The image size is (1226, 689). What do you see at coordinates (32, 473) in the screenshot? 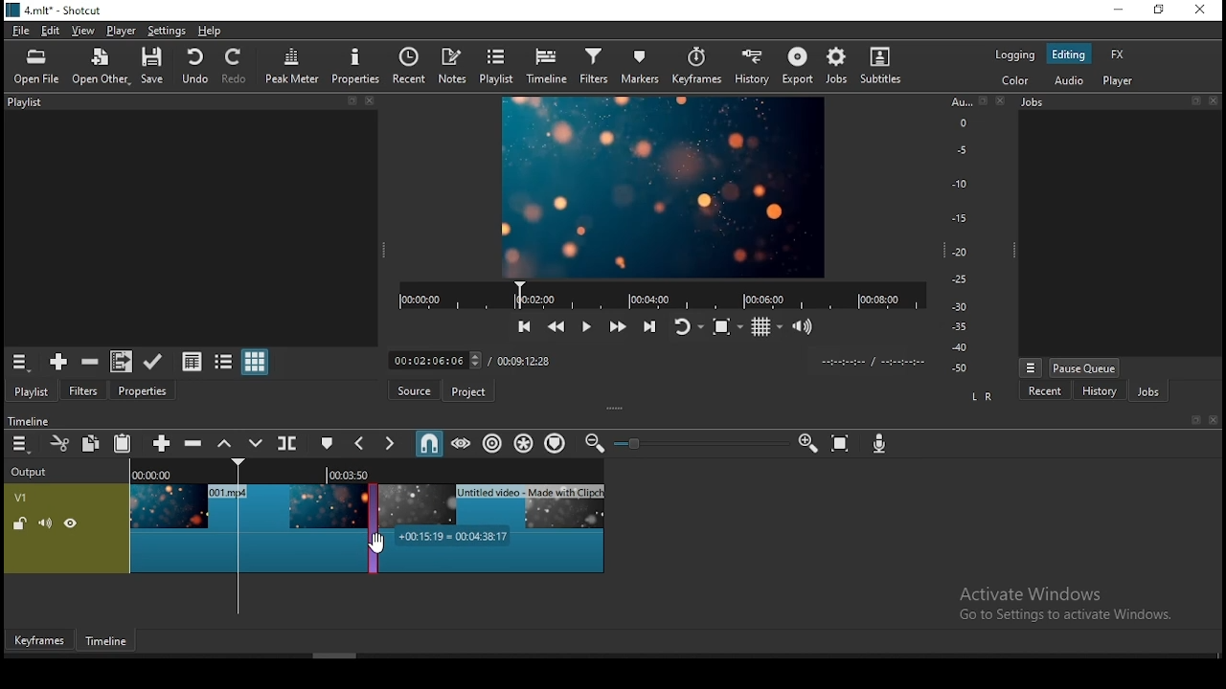
I see `output` at bounding box center [32, 473].